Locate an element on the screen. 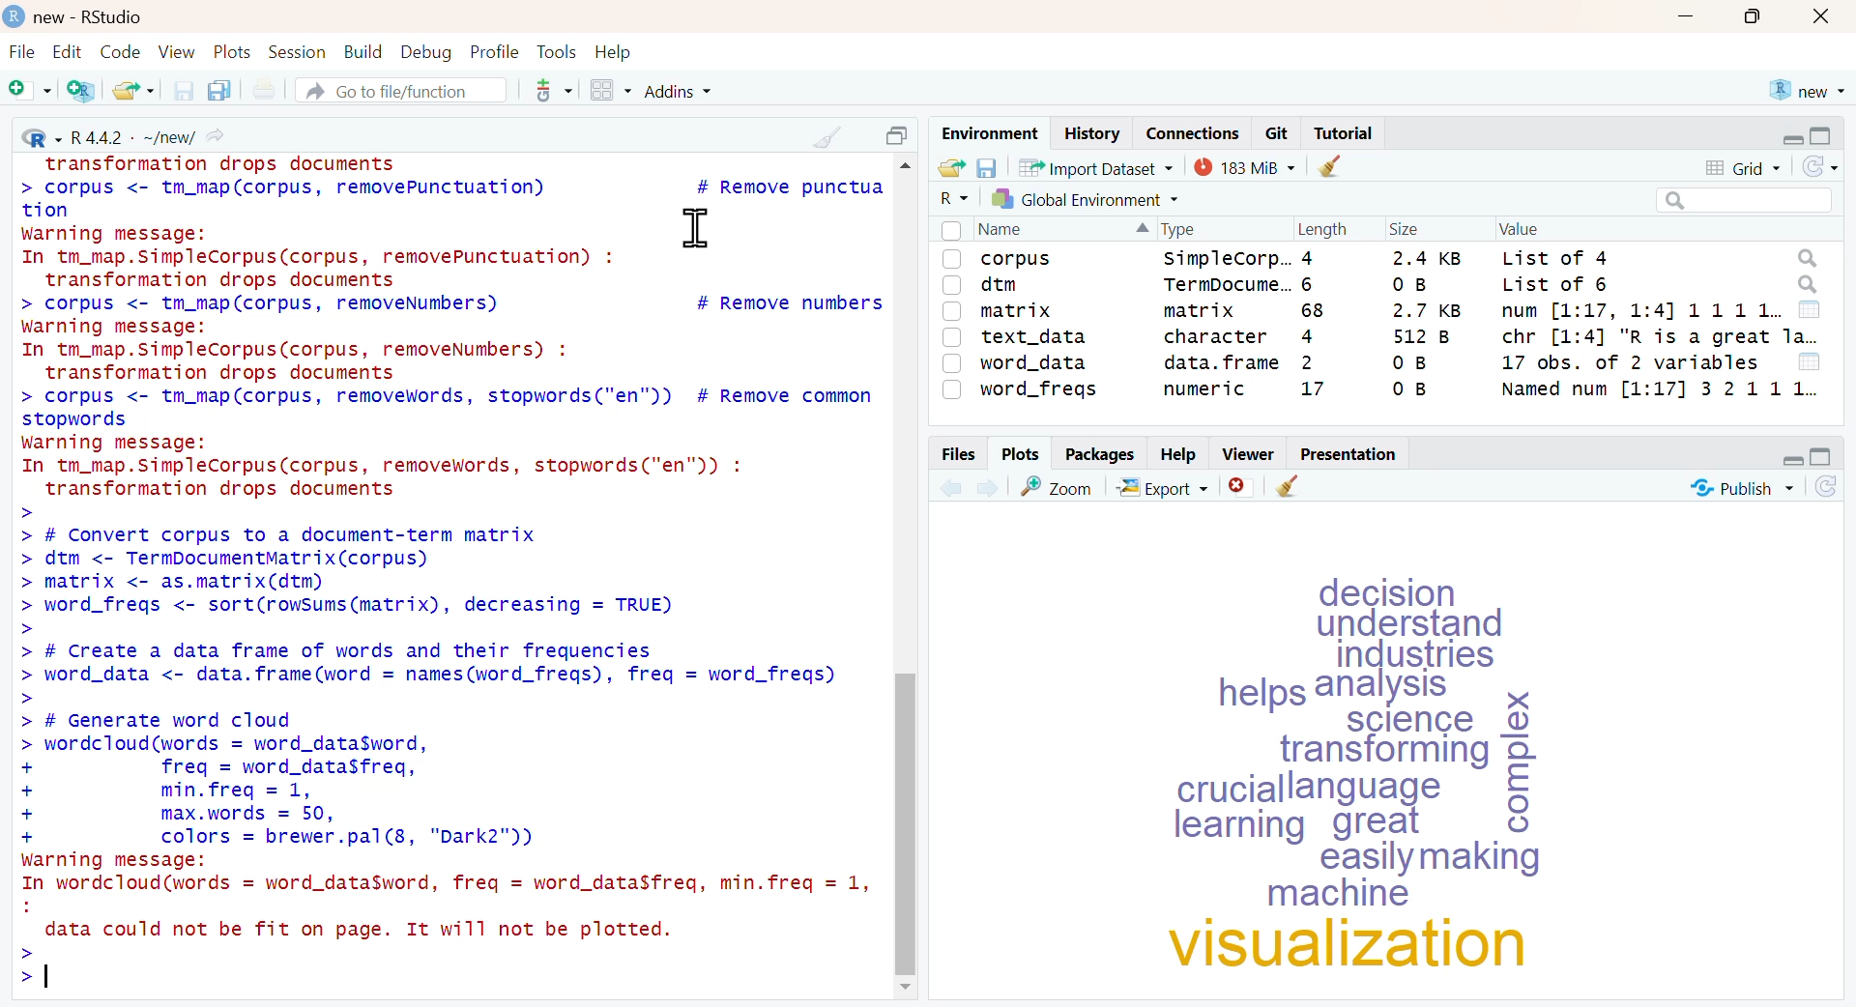 The image size is (1856, 1007). 0 B is located at coordinates (1407, 283).